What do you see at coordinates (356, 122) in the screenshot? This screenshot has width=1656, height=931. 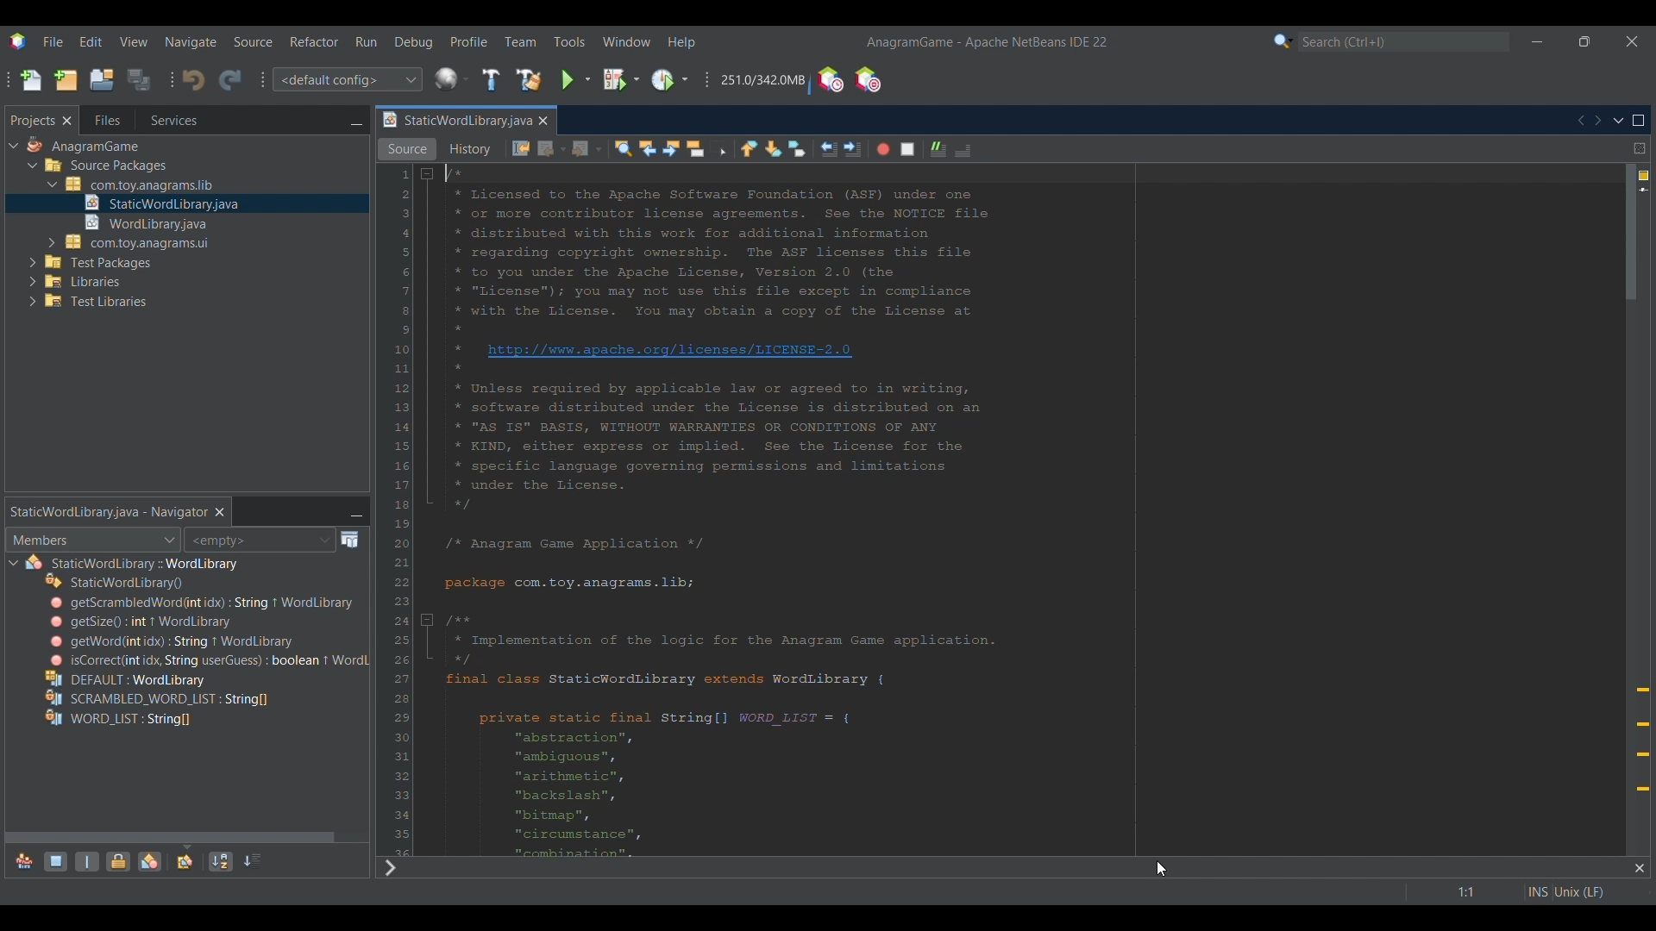 I see `Minimize window group` at bounding box center [356, 122].